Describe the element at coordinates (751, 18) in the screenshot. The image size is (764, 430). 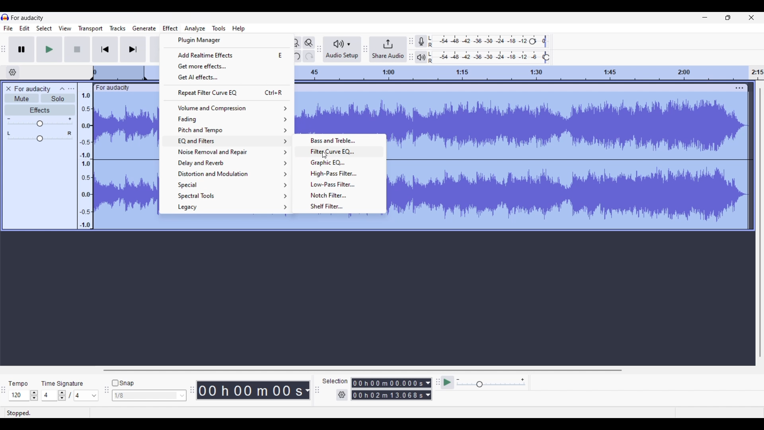
I see `Close interface` at that location.